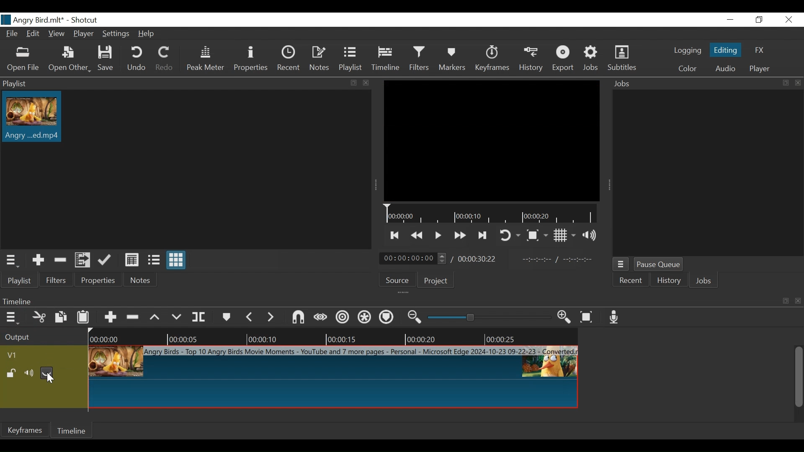 This screenshot has width=804, height=452. What do you see at coordinates (613, 317) in the screenshot?
I see `Record audio` at bounding box center [613, 317].